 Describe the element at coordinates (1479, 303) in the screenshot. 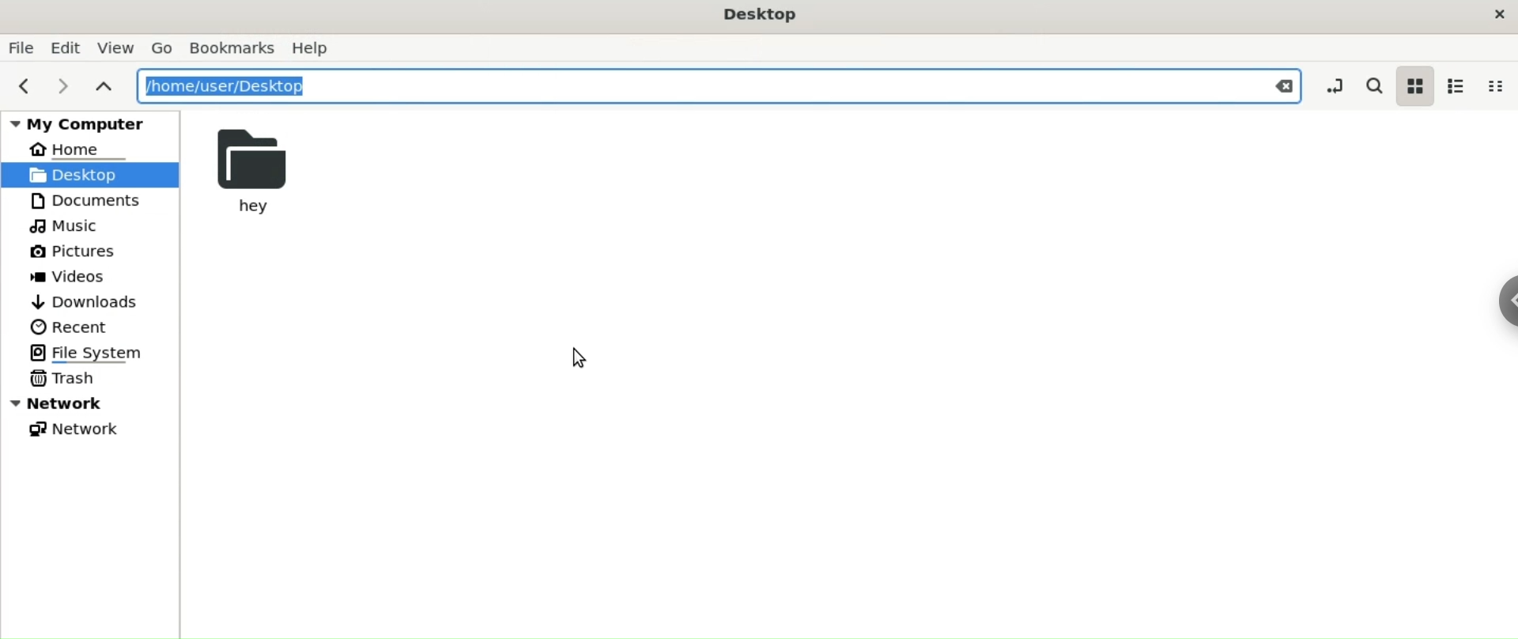

I see `Sidebar` at that location.